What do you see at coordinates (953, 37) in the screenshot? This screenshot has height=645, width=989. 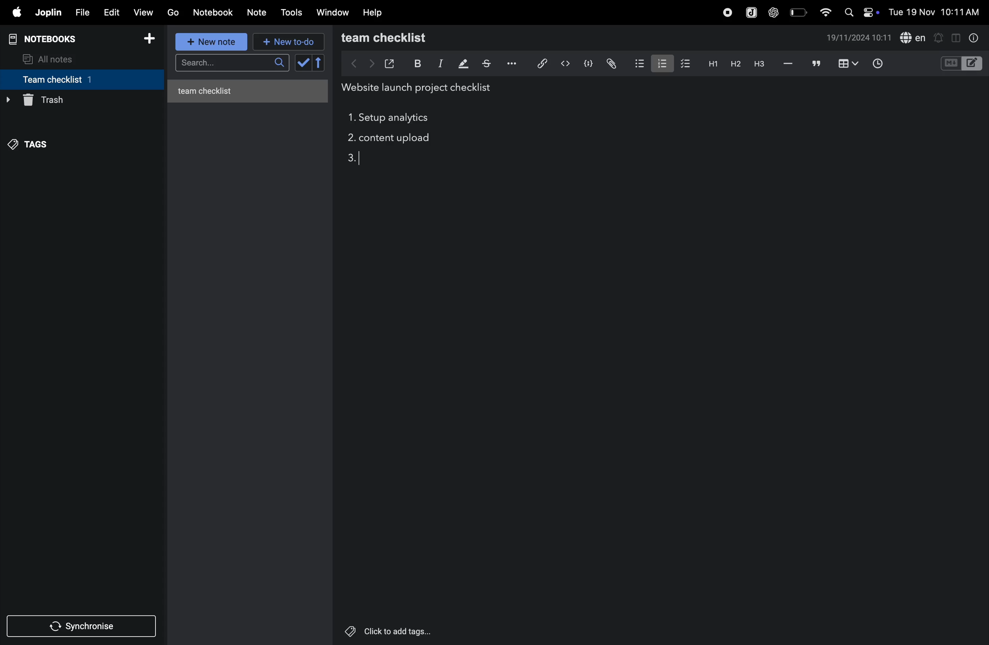 I see `toggle editor` at bounding box center [953, 37].